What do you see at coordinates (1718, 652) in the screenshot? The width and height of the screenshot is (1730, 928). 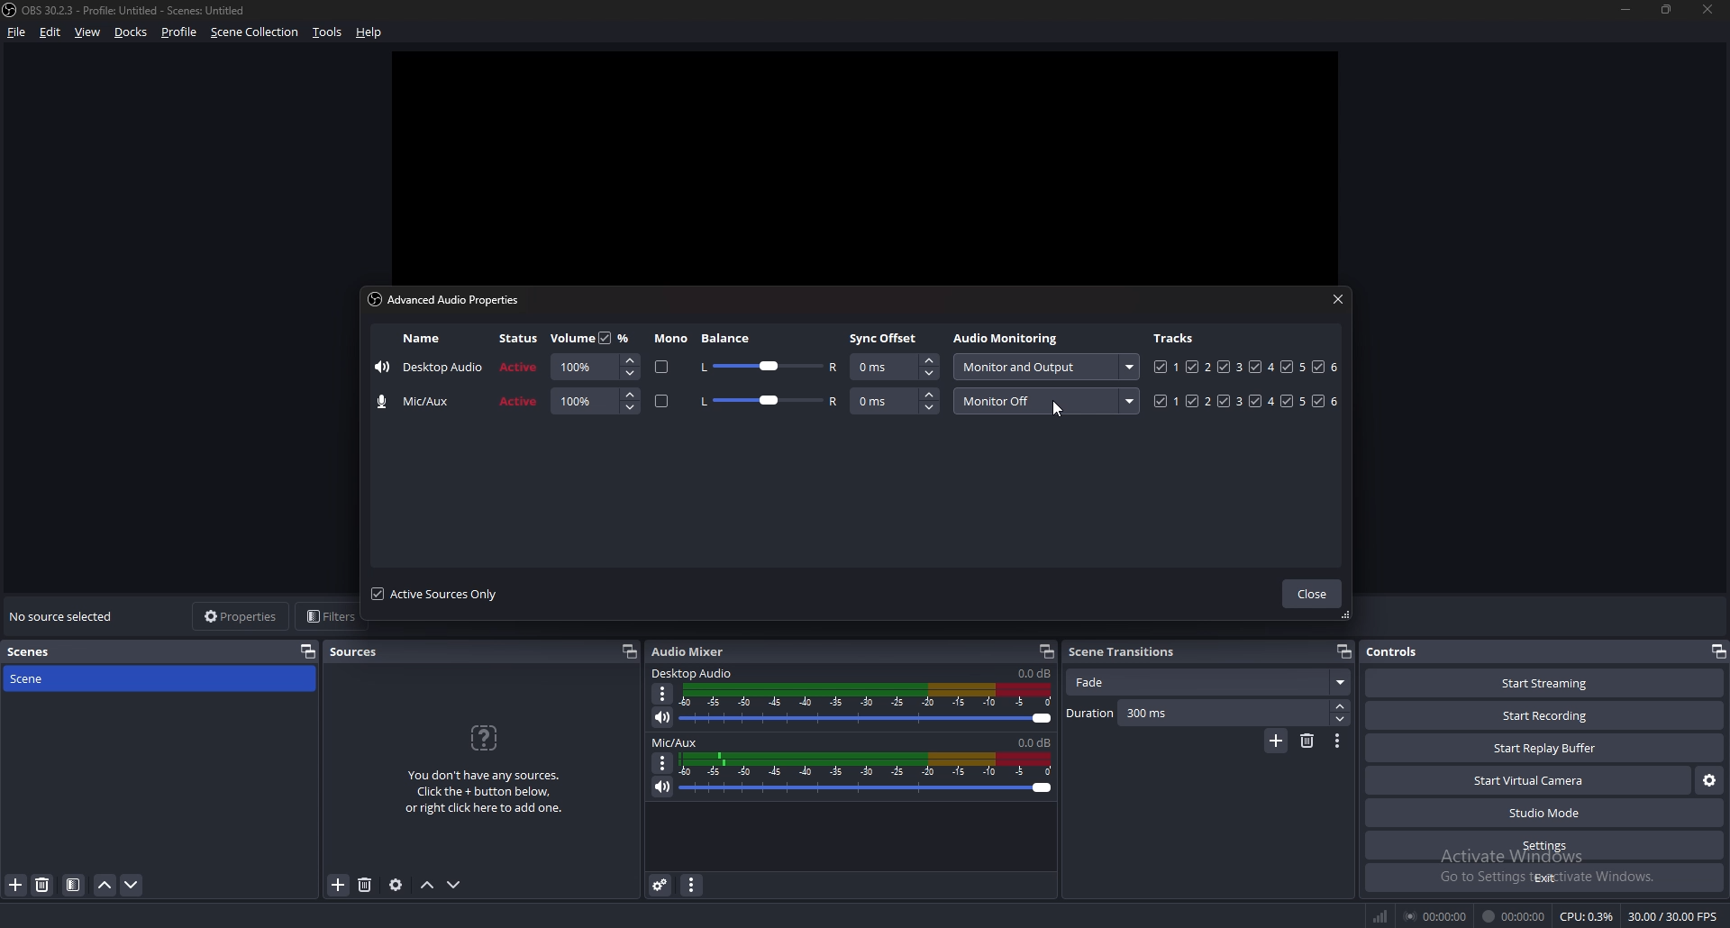 I see `pop out` at bounding box center [1718, 652].